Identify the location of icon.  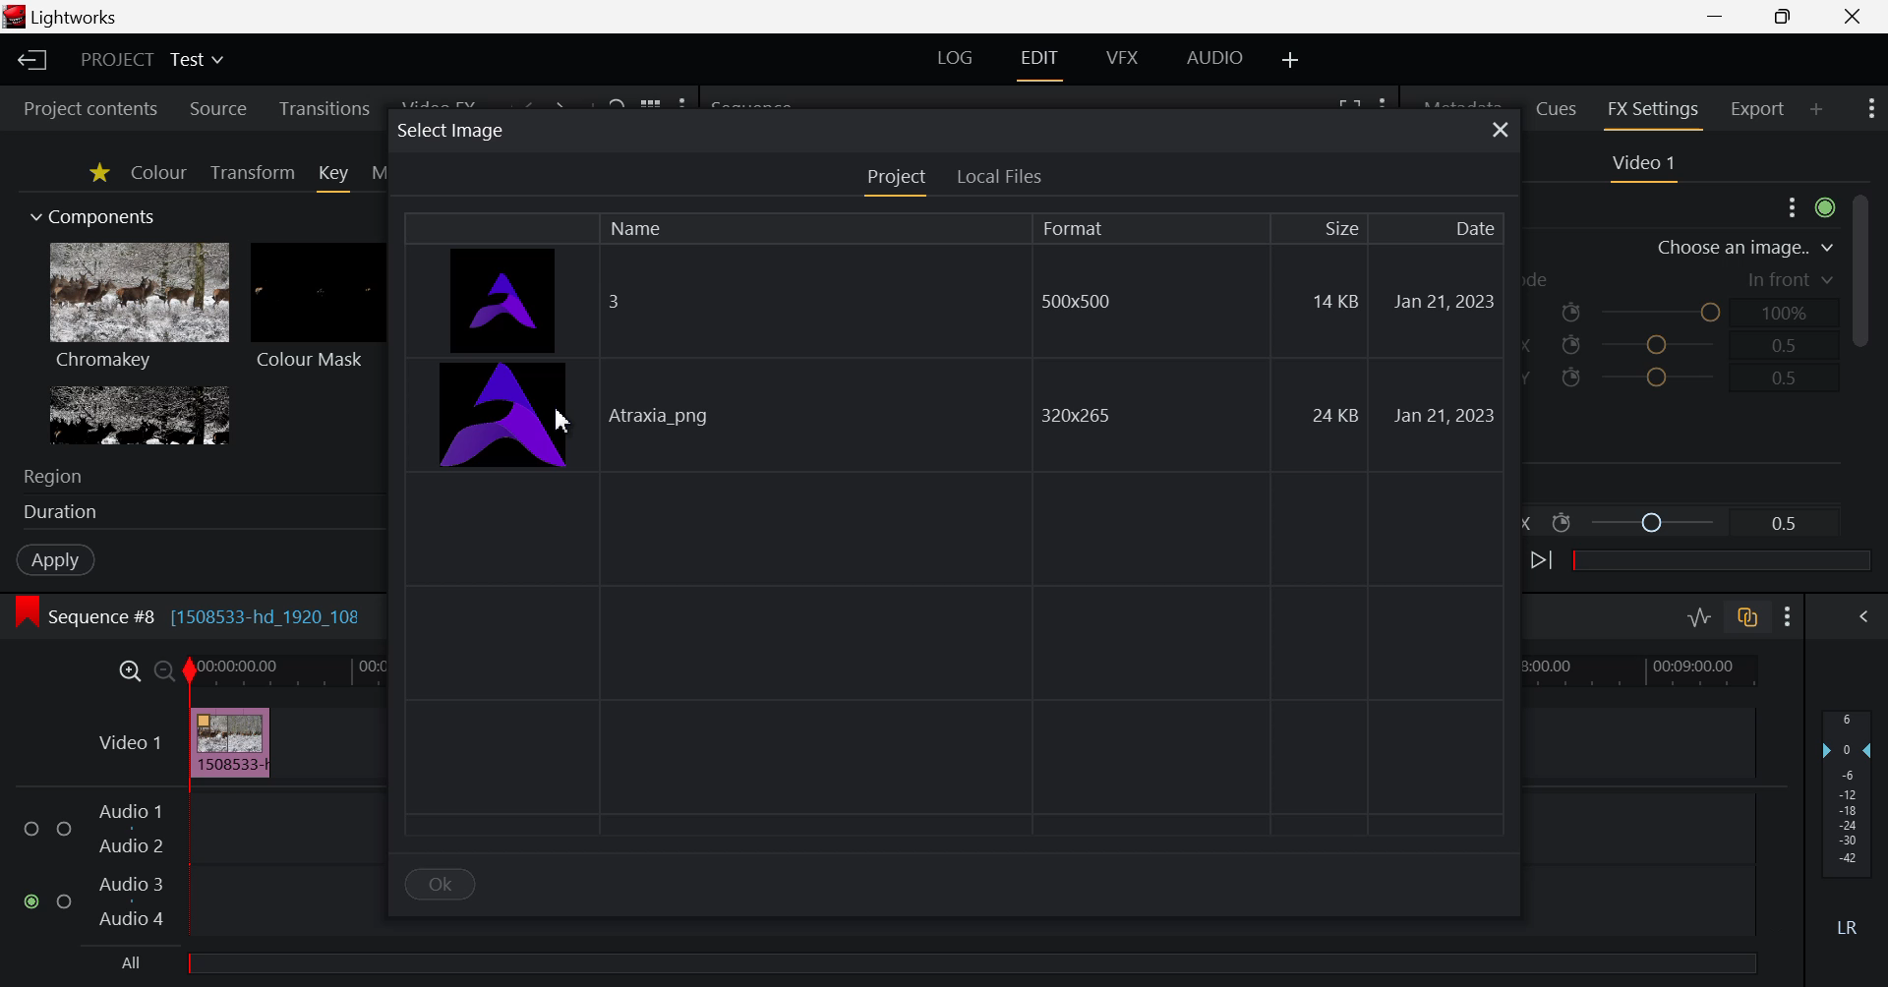
(1563, 521).